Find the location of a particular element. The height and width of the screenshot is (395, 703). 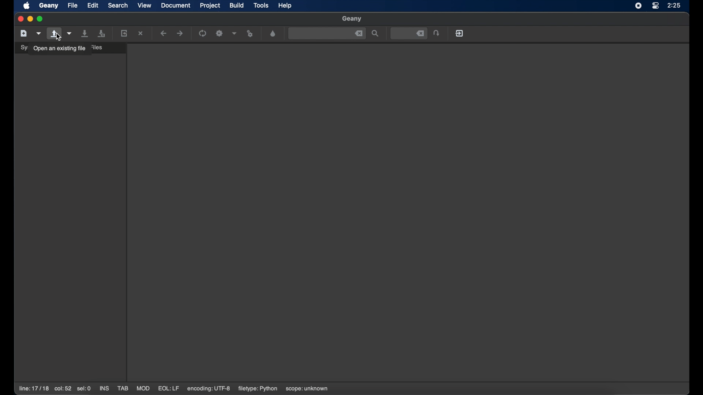

navigate backward a location is located at coordinates (164, 33).